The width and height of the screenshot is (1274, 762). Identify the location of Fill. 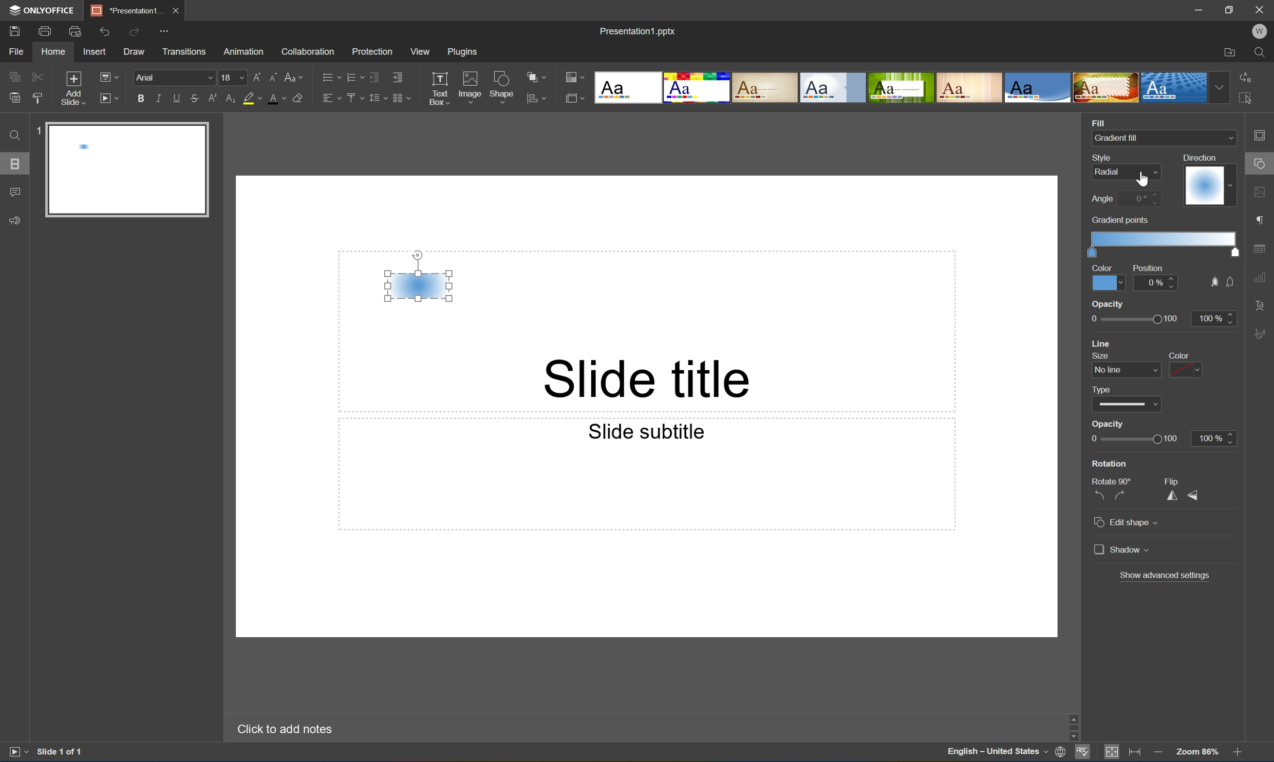
(1098, 121).